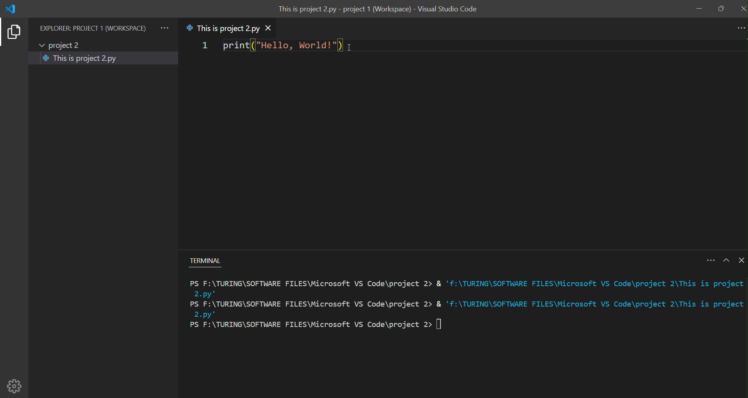 This screenshot has width=748, height=398. Describe the element at coordinates (93, 28) in the screenshot. I see `explorer workspace` at that location.